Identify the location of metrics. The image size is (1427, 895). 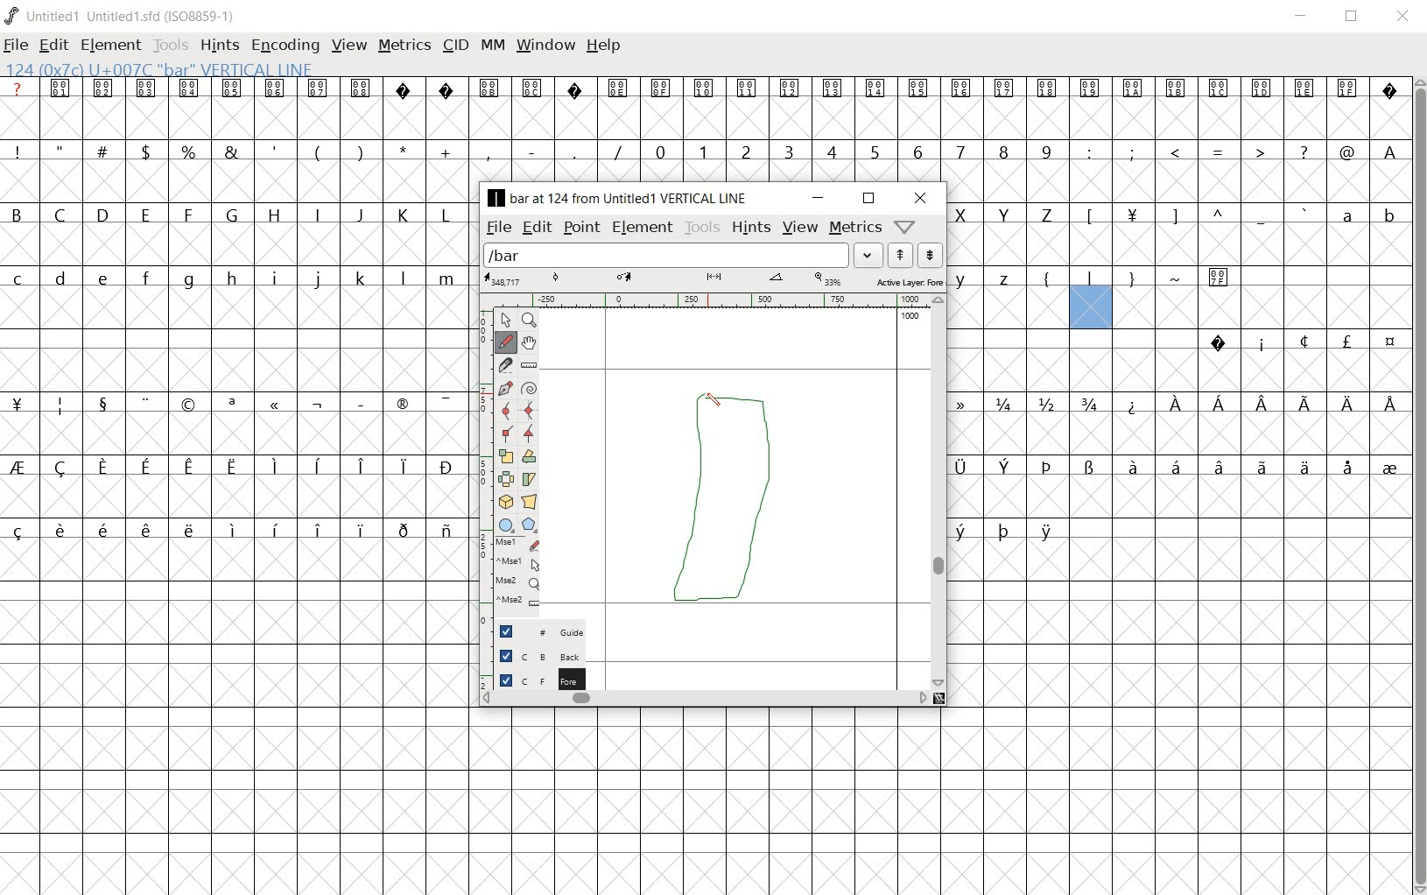
(404, 44).